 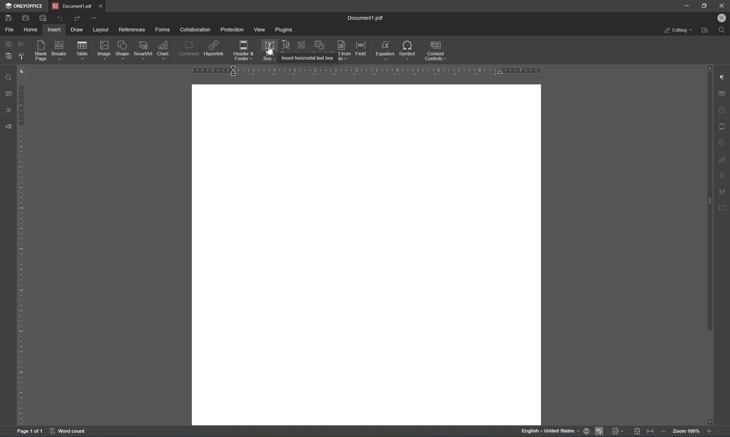 What do you see at coordinates (637, 432) in the screenshot?
I see `fit to page` at bounding box center [637, 432].